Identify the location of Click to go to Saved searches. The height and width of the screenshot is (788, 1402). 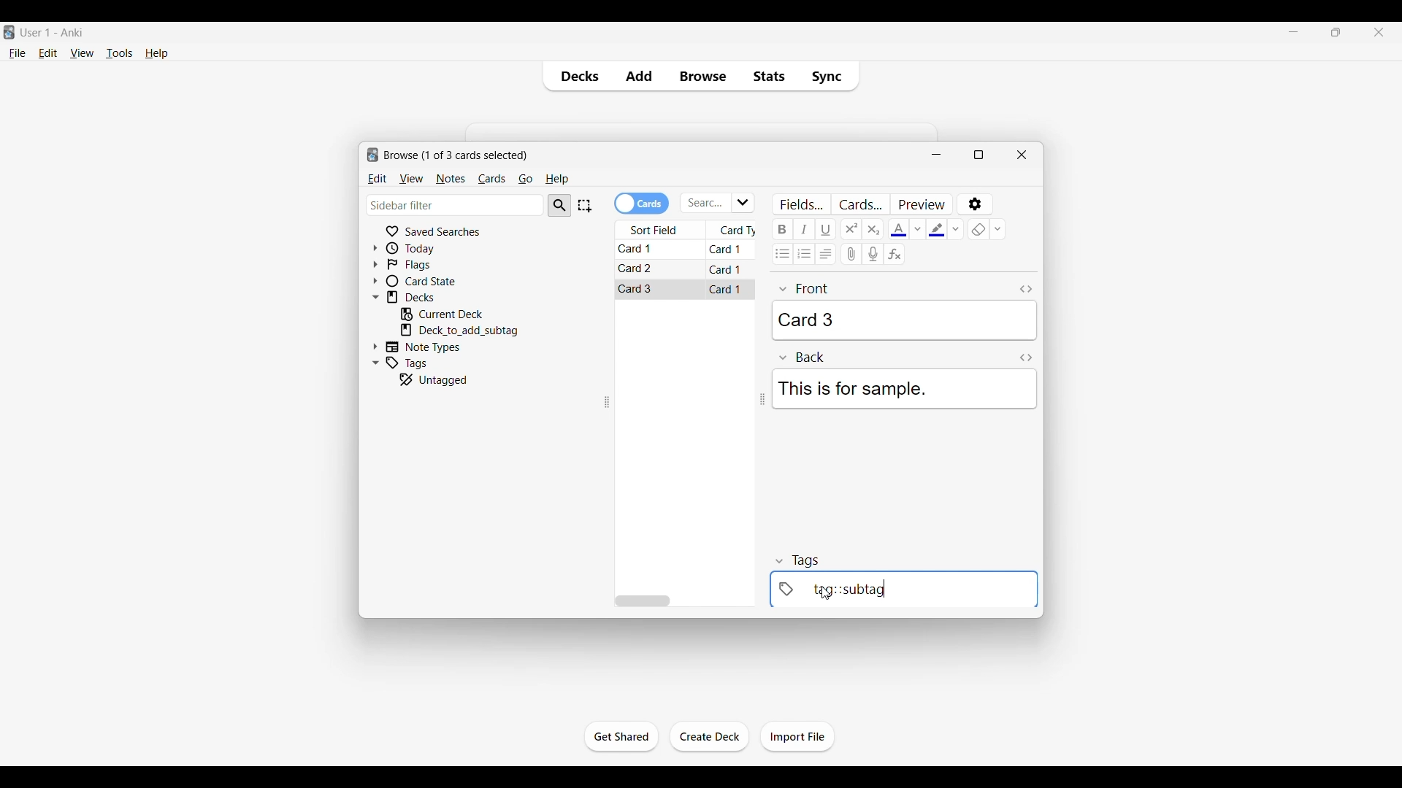
(432, 231).